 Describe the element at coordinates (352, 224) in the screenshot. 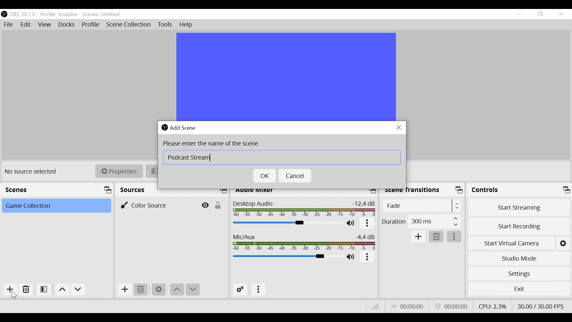

I see `(un)mute` at that location.